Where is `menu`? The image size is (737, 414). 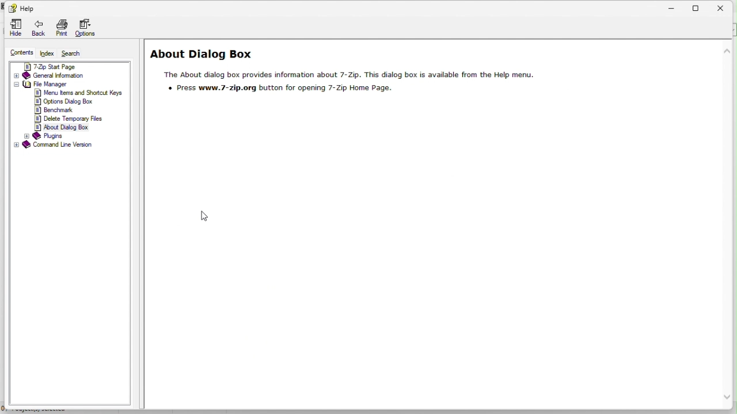
menu is located at coordinates (78, 92).